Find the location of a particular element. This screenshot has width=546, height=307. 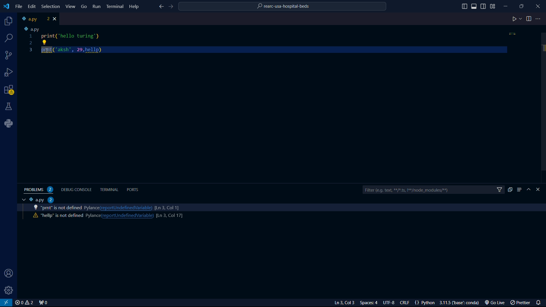

duplicate is located at coordinates (510, 190).